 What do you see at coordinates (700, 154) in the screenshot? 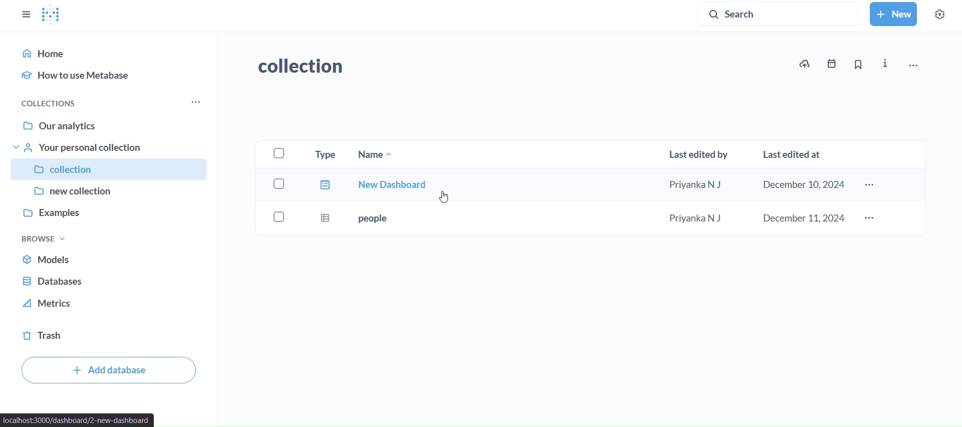
I see `last edited by` at bounding box center [700, 154].